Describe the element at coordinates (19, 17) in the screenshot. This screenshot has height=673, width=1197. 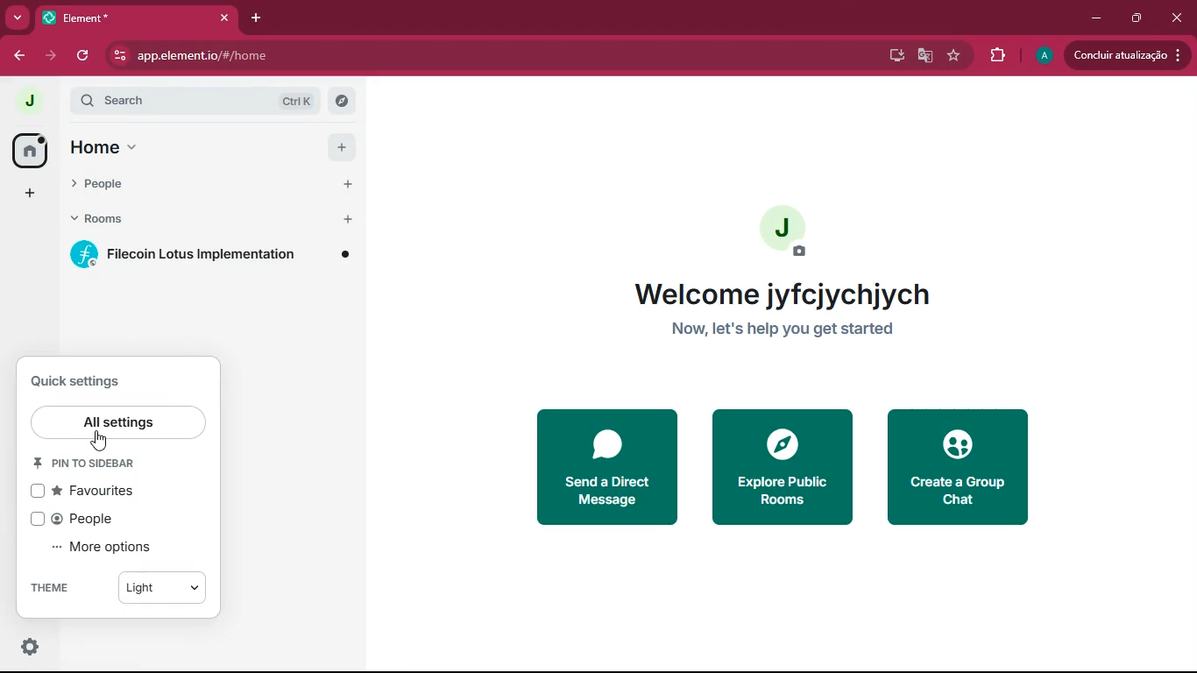
I see `more` at that location.